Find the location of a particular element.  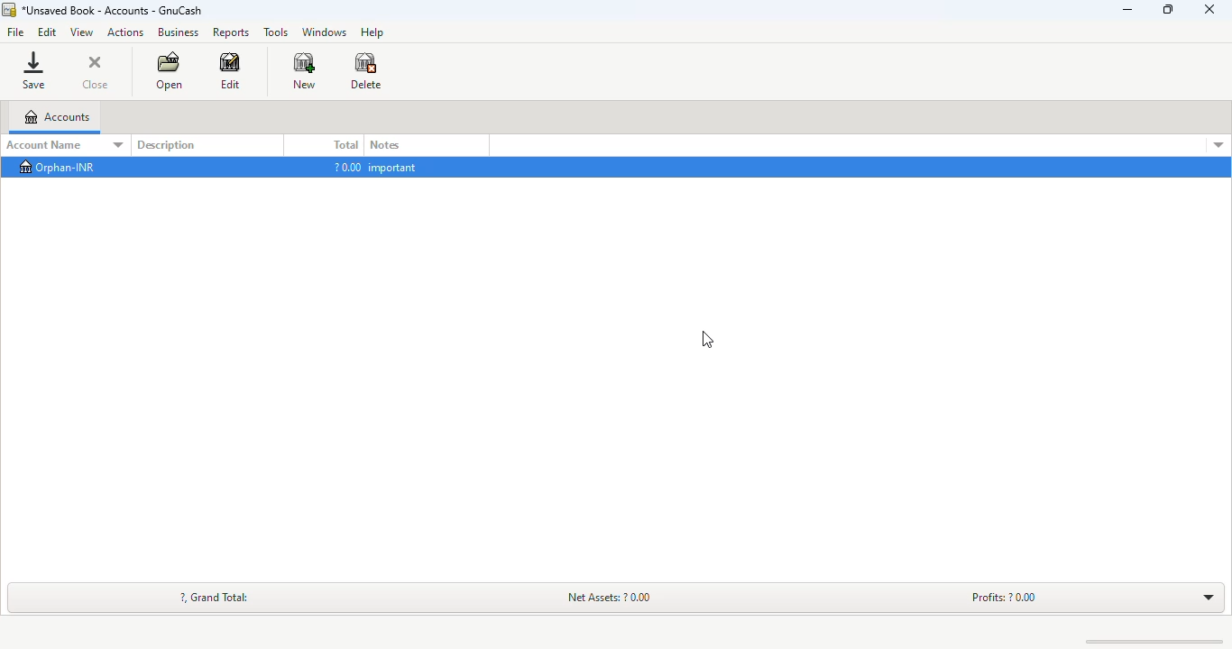

save is located at coordinates (34, 70).